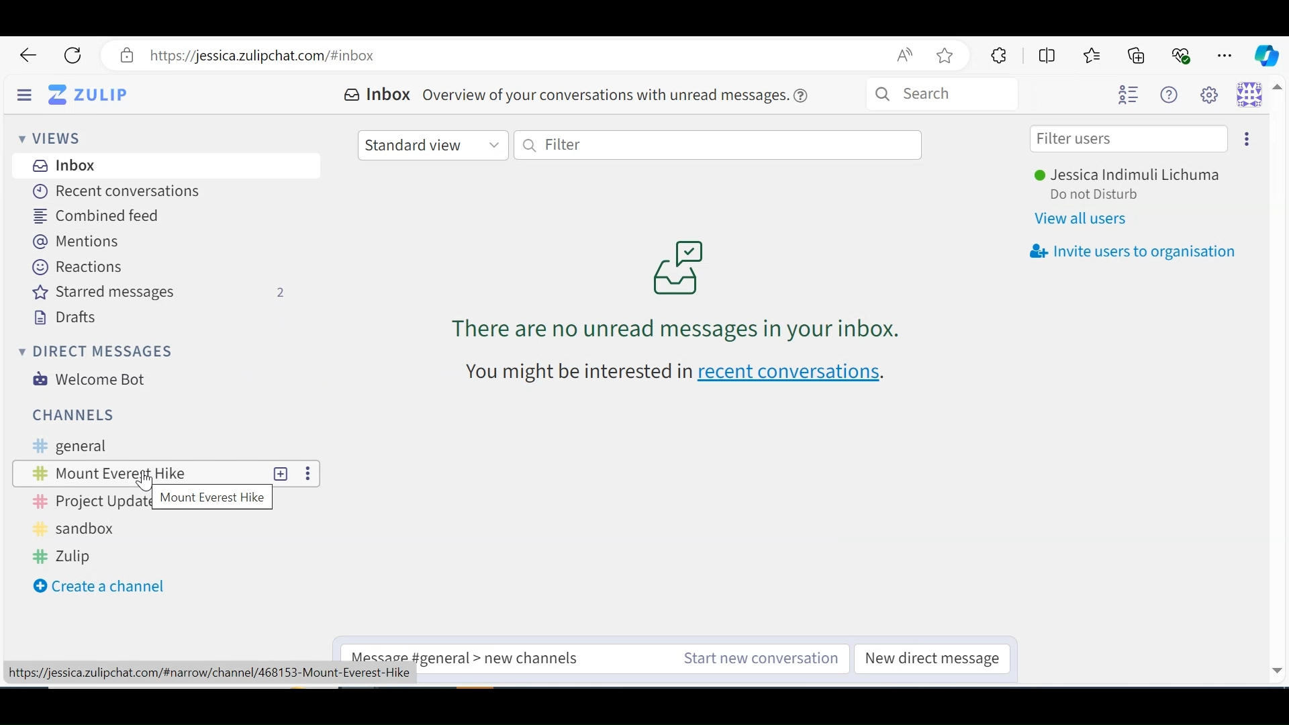  I want to click on Address bar, so click(514, 56).